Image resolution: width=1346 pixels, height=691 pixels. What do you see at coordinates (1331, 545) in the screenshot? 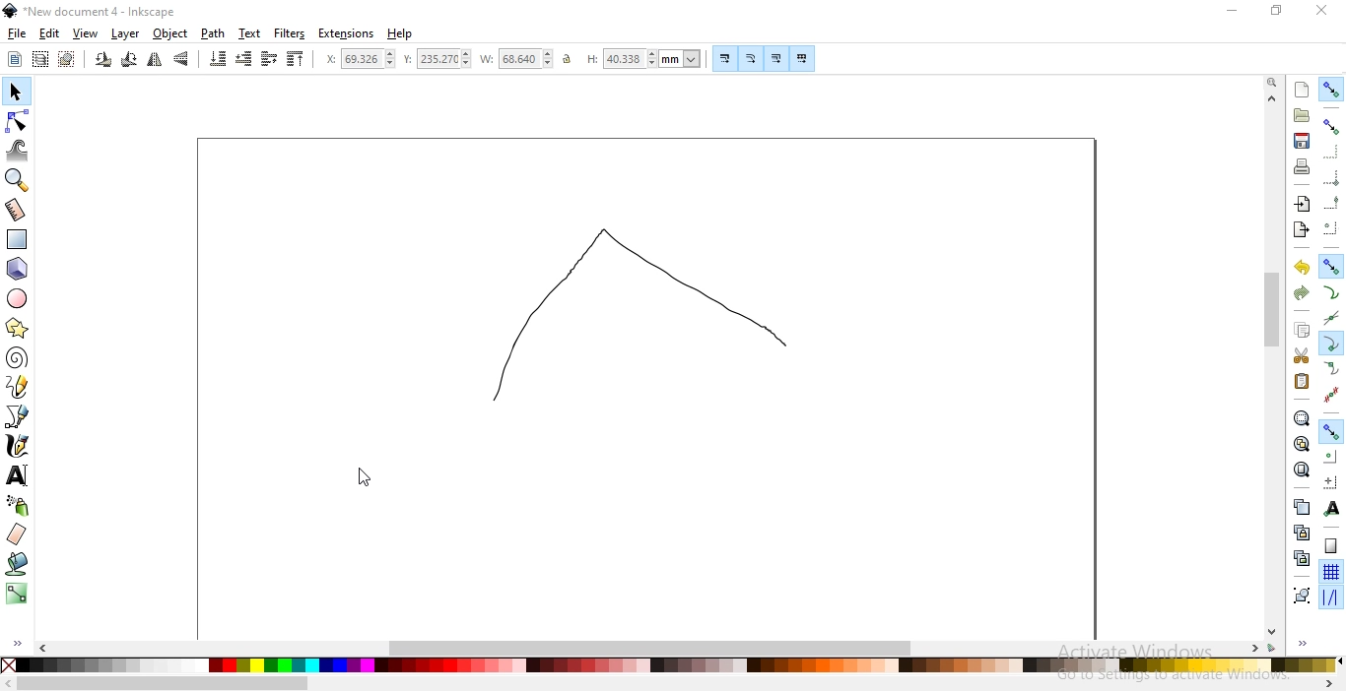
I see `` at bounding box center [1331, 545].